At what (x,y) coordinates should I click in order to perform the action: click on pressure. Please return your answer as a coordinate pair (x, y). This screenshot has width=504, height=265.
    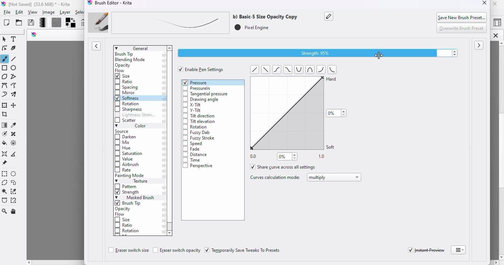
    Looking at the image, I should click on (196, 82).